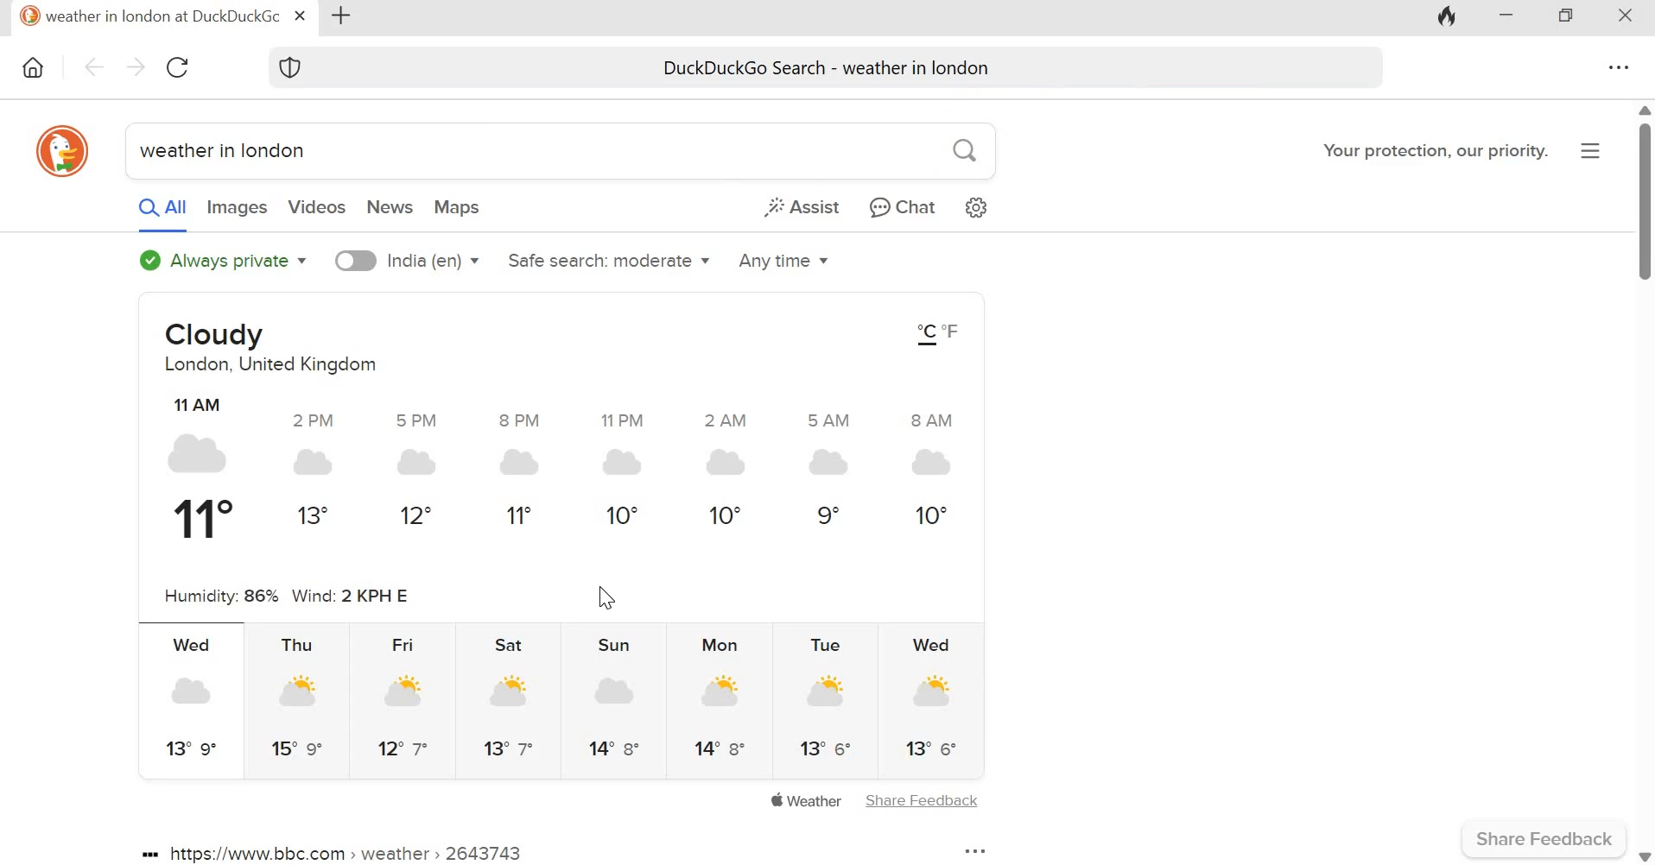 The height and width of the screenshot is (865, 1655). I want to click on 2 AM, so click(725, 420).